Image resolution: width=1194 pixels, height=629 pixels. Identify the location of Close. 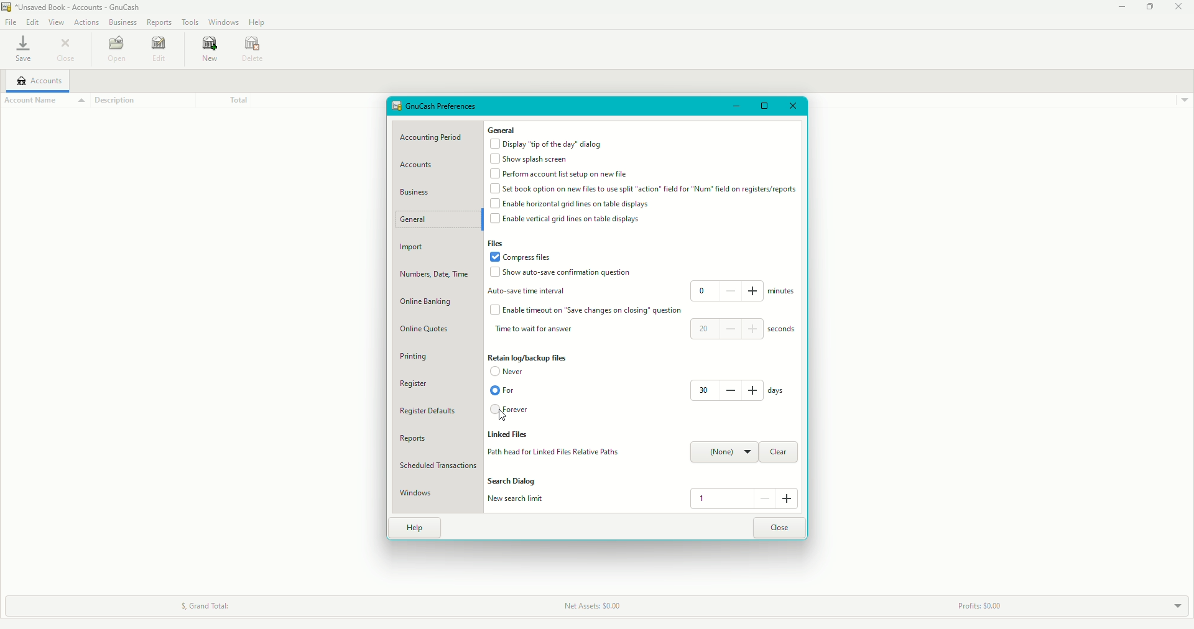
(780, 527).